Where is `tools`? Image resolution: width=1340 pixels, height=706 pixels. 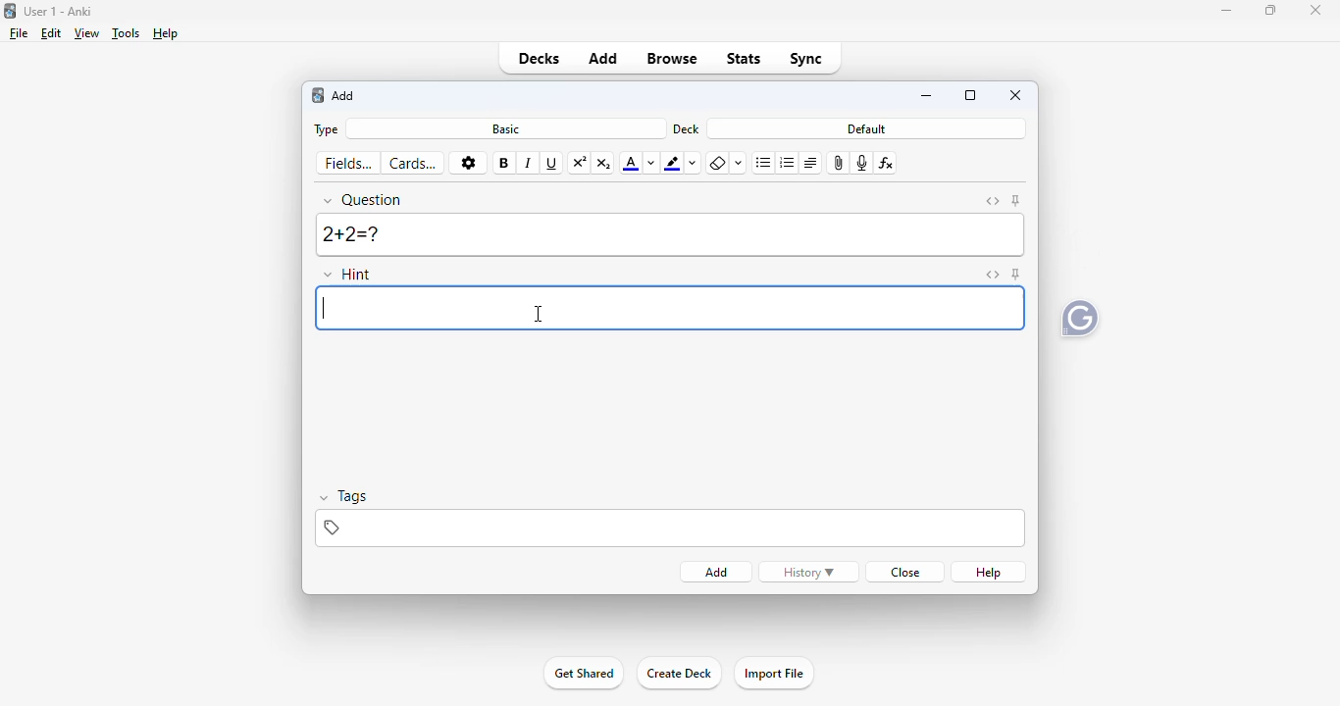 tools is located at coordinates (127, 33).